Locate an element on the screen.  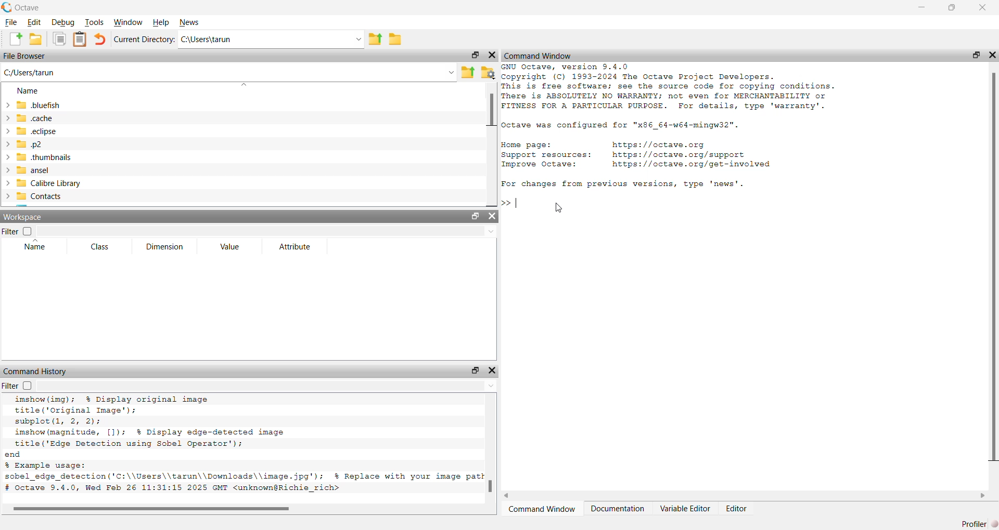
undo is located at coordinates (99, 39).